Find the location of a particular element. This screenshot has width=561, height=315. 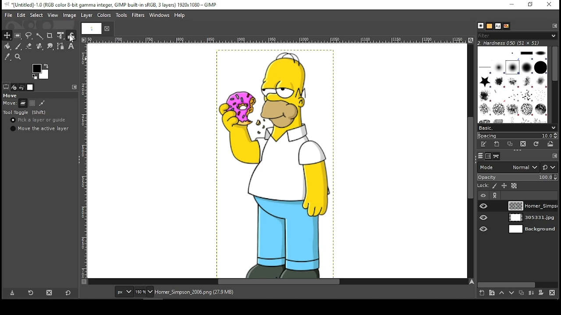

save tool preset is located at coordinates (12, 293).